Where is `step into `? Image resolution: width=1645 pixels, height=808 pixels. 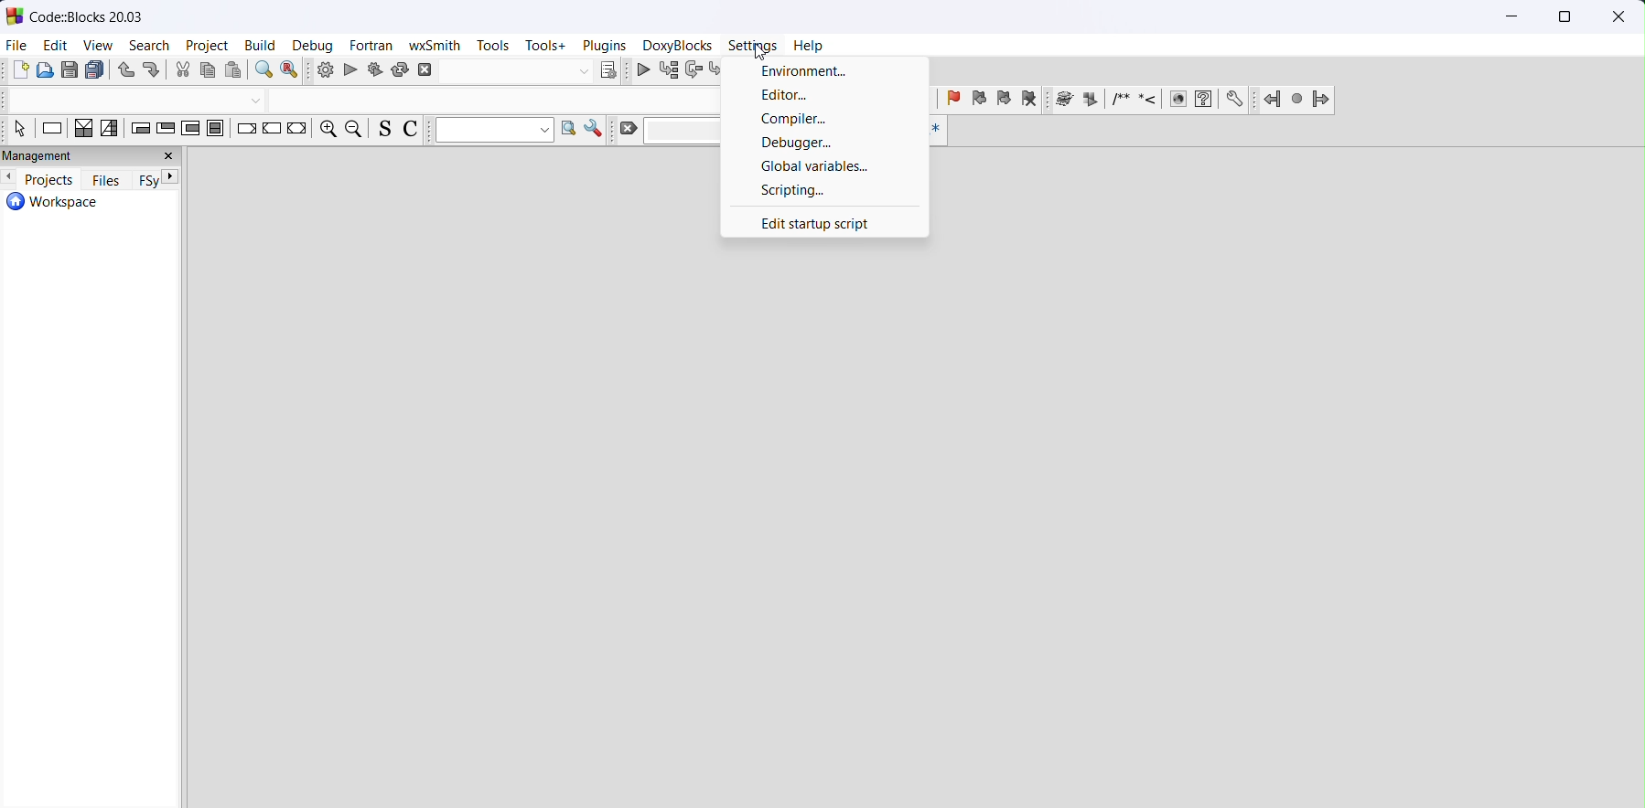 step into  is located at coordinates (719, 71).